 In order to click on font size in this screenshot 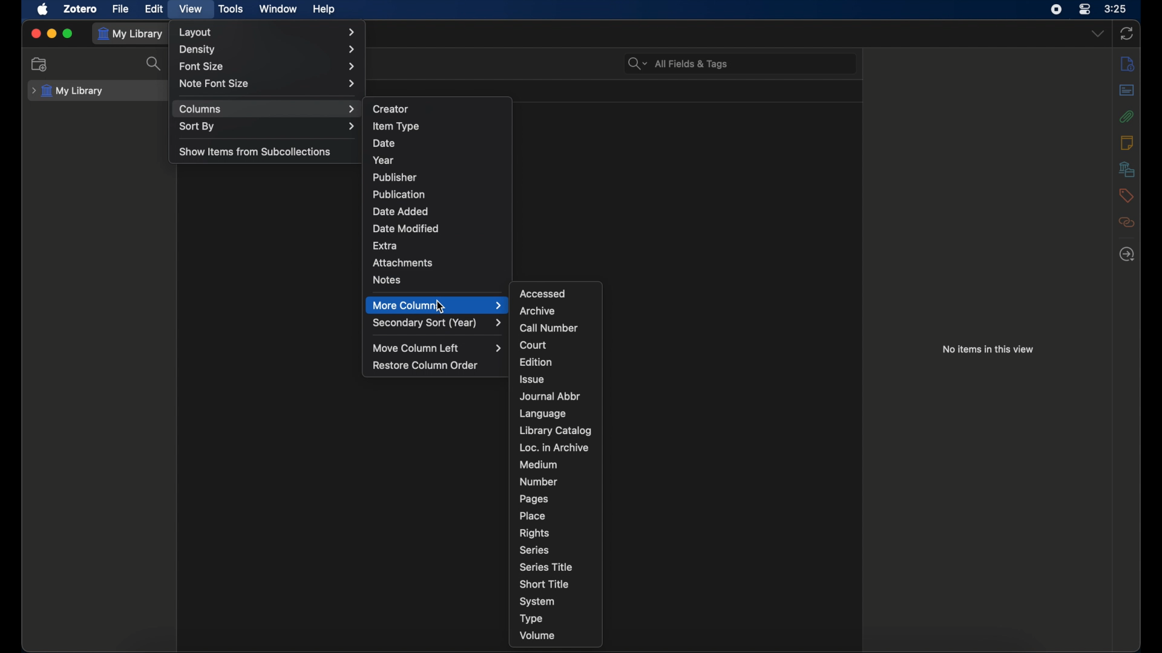, I will do `click(266, 66)`.